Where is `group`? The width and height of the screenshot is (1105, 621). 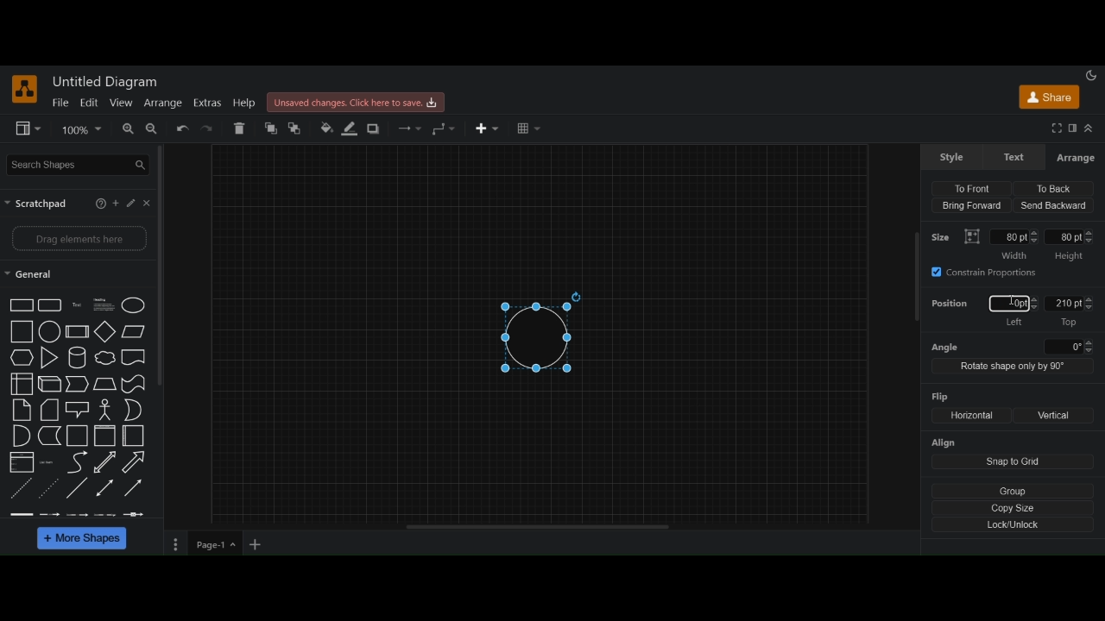
group is located at coordinates (1014, 491).